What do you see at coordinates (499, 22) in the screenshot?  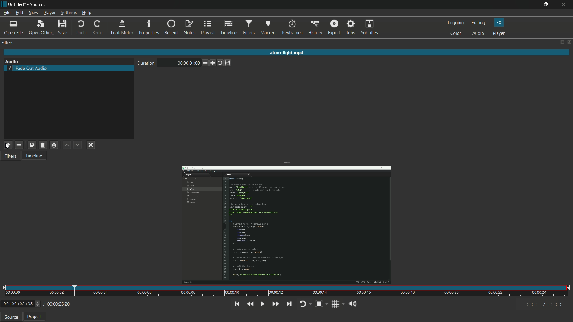 I see `fx` at bounding box center [499, 22].